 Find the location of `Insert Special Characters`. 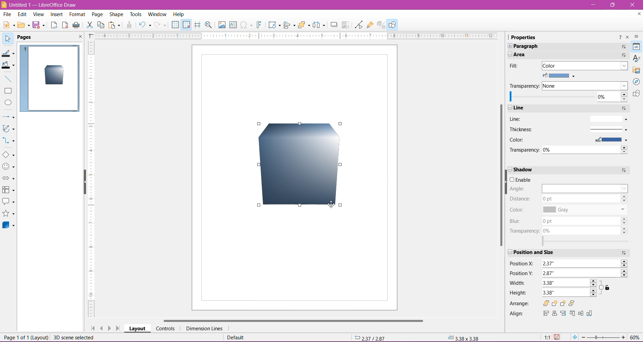

Insert Special Characters is located at coordinates (246, 25).